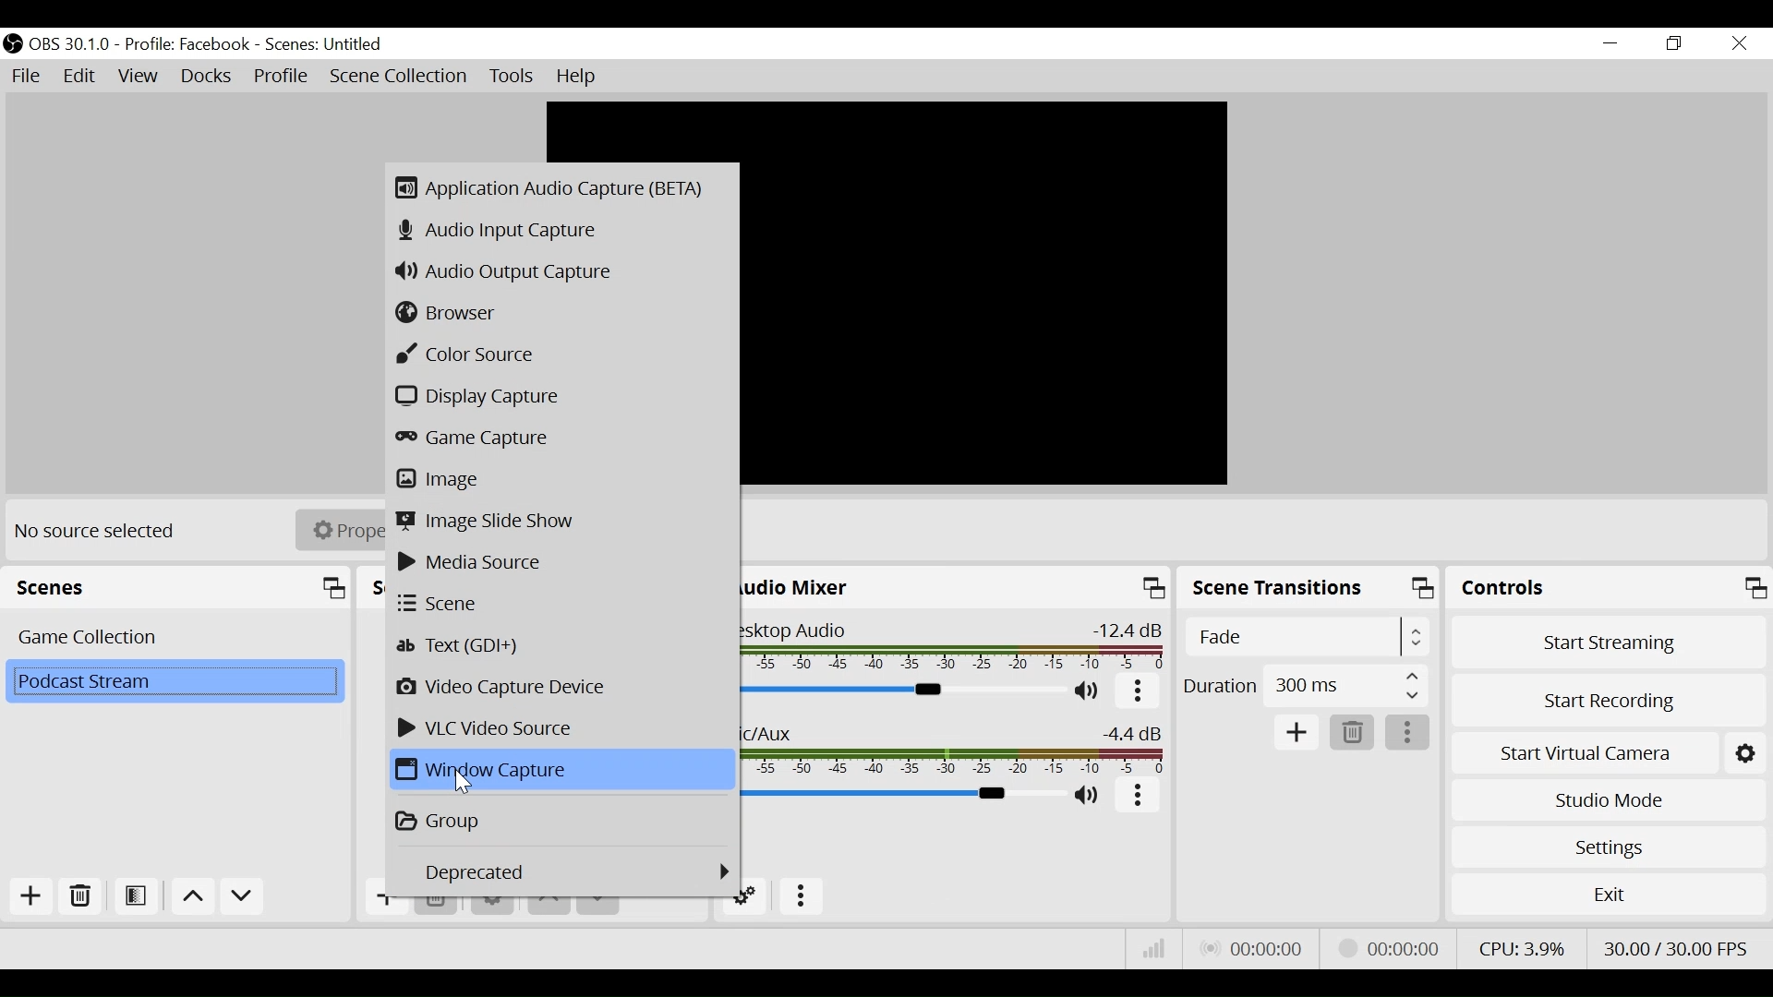  I want to click on minimize, so click(1610, 44).